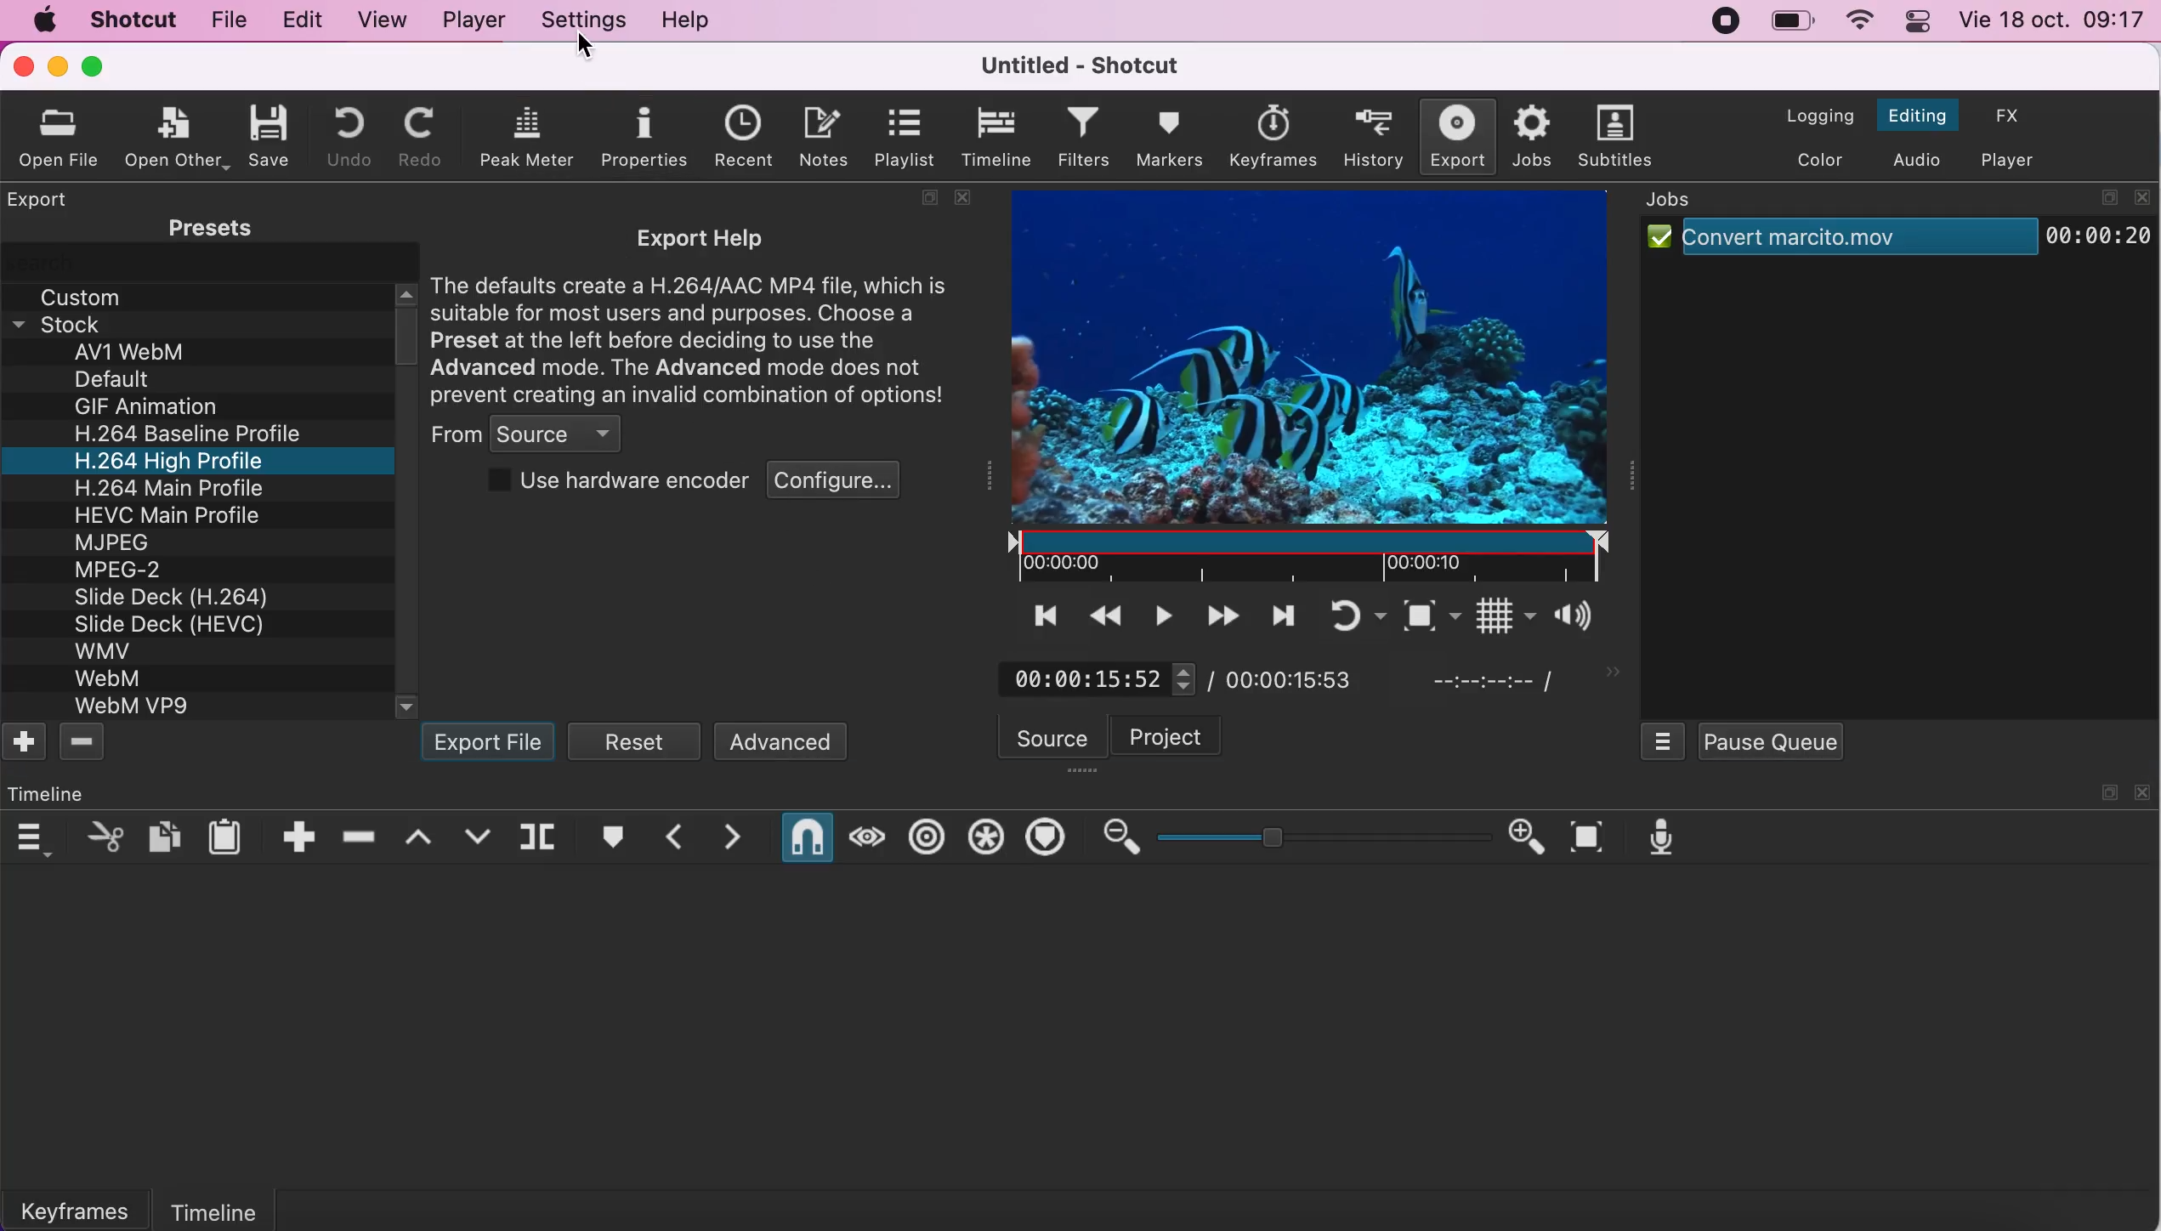 Image resolution: width=2161 pixels, height=1231 pixels. Describe the element at coordinates (995, 137) in the screenshot. I see `timeline` at that location.